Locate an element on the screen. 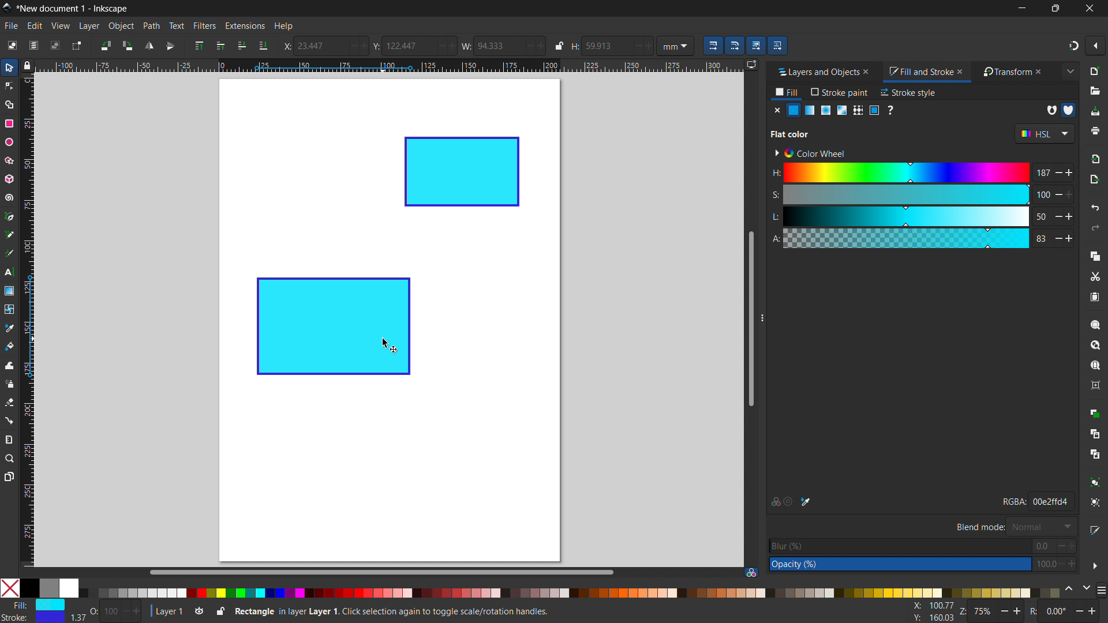 The height and width of the screenshot is (623, 1108). Solid Black is located at coordinates (30, 589).